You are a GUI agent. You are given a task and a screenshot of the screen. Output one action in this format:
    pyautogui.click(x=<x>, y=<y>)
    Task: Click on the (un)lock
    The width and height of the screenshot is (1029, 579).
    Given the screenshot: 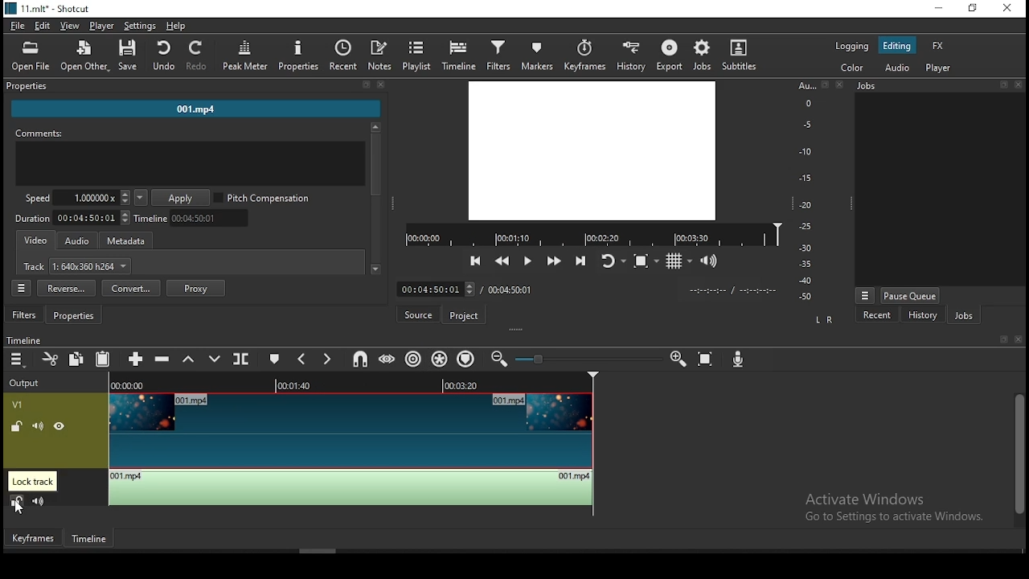 What is the action you would take?
    pyautogui.click(x=17, y=425)
    